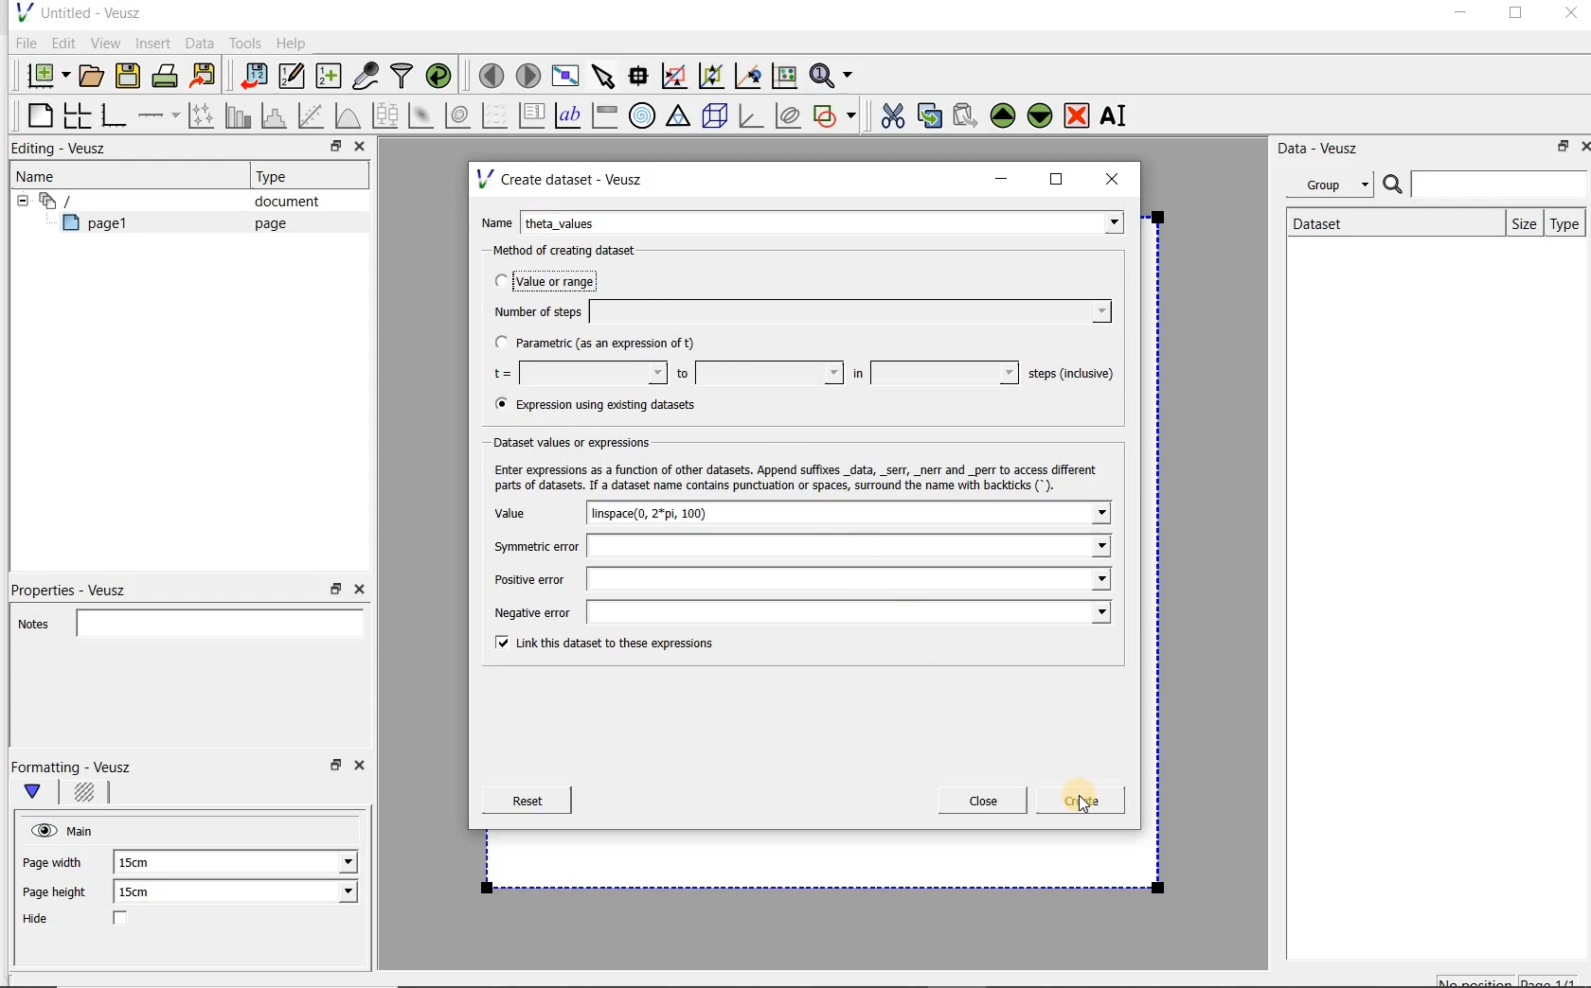 The image size is (1591, 988). What do you see at coordinates (185, 621) in the screenshot?
I see `Notes` at bounding box center [185, 621].